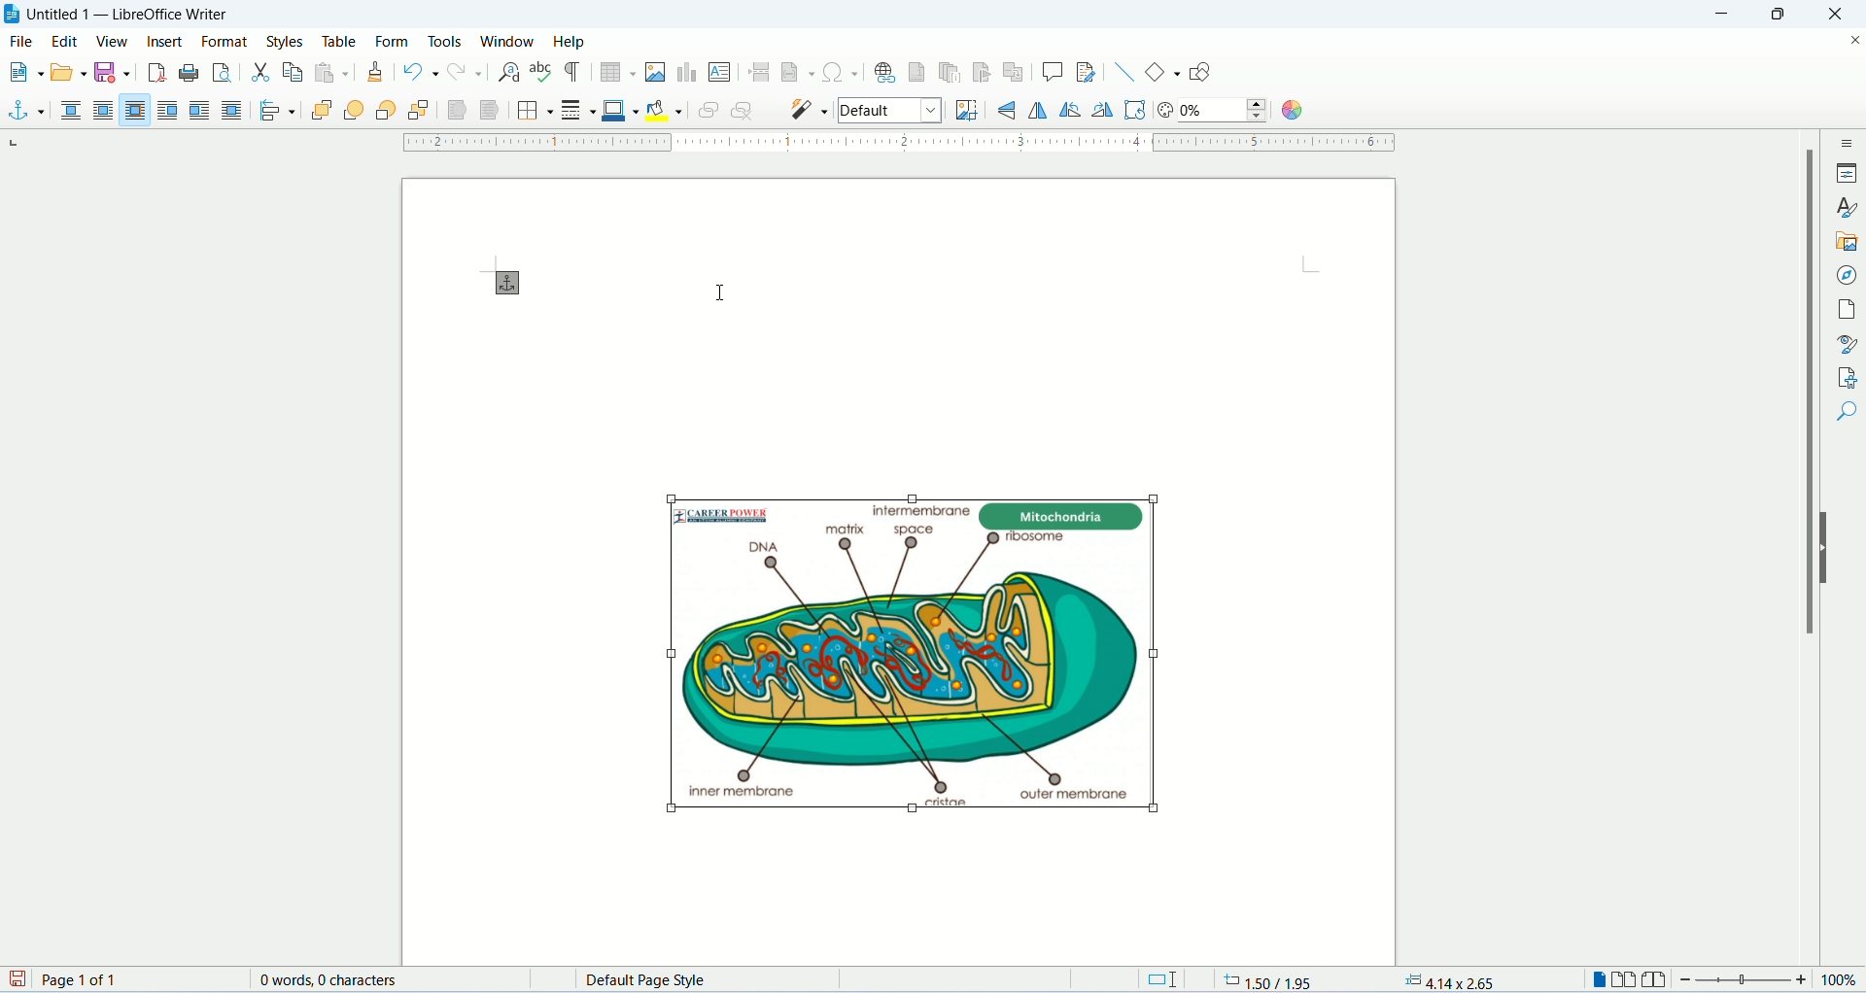  What do you see at coordinates (1087, 72) in the screenshot?
I see `track changes` at bounding box center [1087, 72].